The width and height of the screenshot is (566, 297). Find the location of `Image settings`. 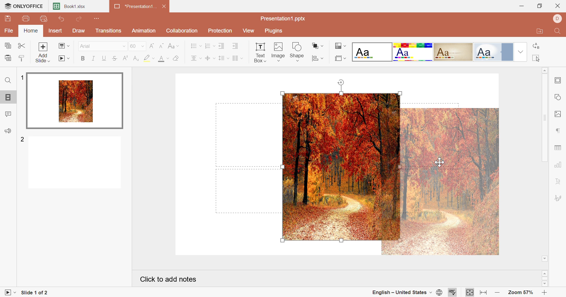

Image settings is located at coordinates (557, 114).